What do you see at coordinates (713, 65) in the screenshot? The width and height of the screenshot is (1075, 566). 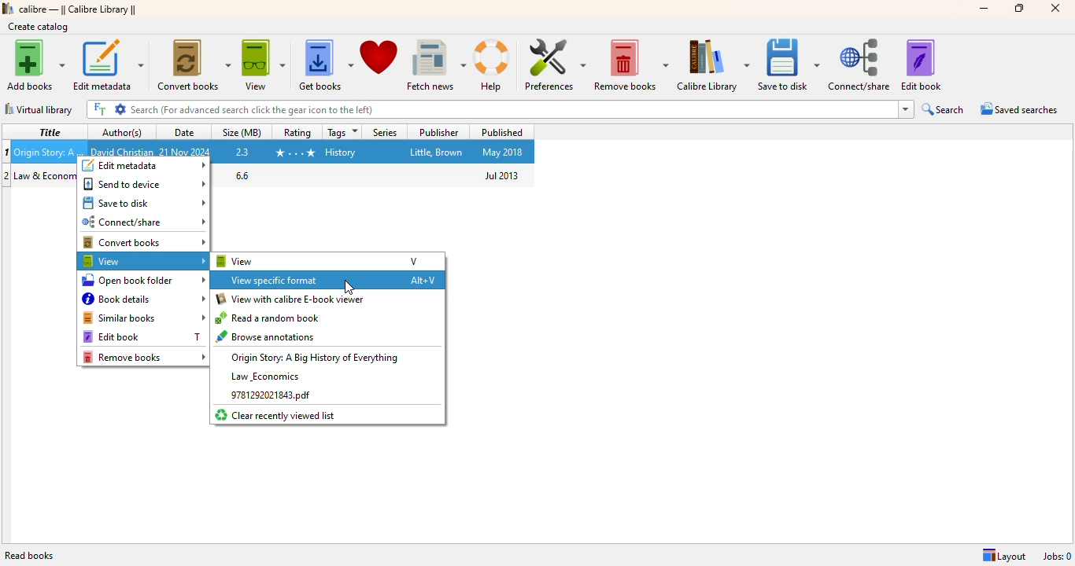 I see `calibre library` at bounding box center [713, 65].